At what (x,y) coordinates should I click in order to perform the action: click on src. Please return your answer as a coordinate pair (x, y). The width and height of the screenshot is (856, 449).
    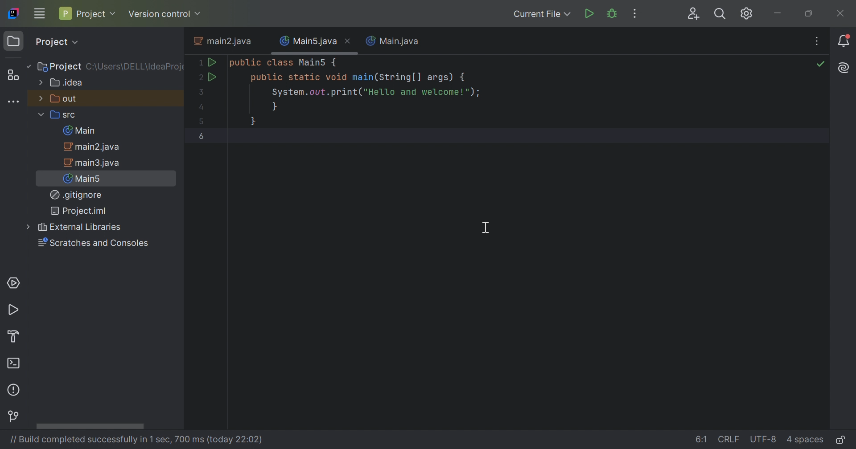
    Looking at the image, I should click on (58, 116).